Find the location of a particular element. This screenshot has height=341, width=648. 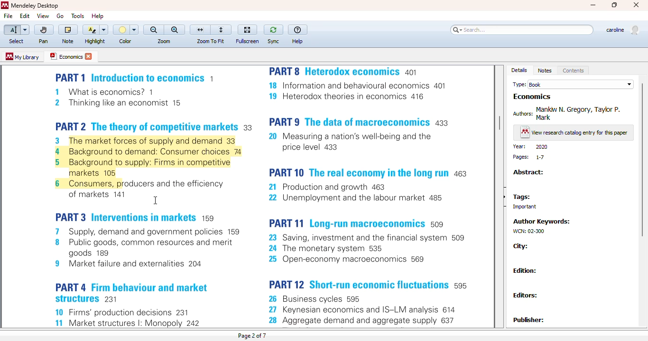

go is located at coordinates (60, 16).